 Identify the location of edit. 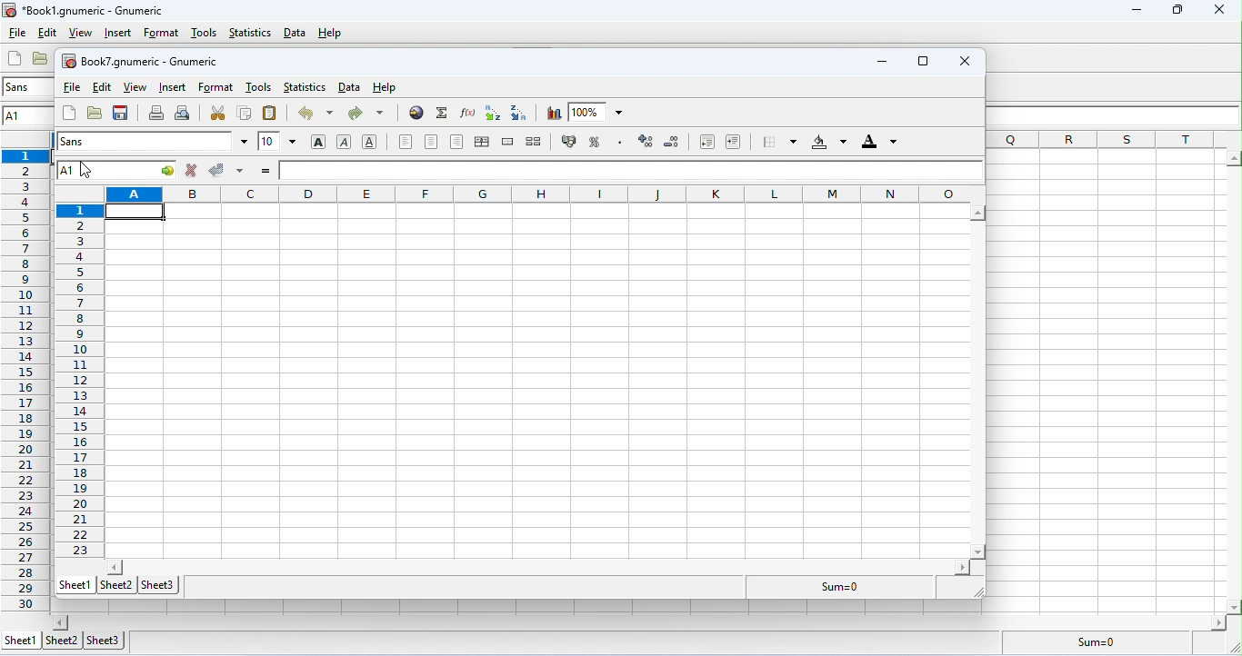
(47, 32).